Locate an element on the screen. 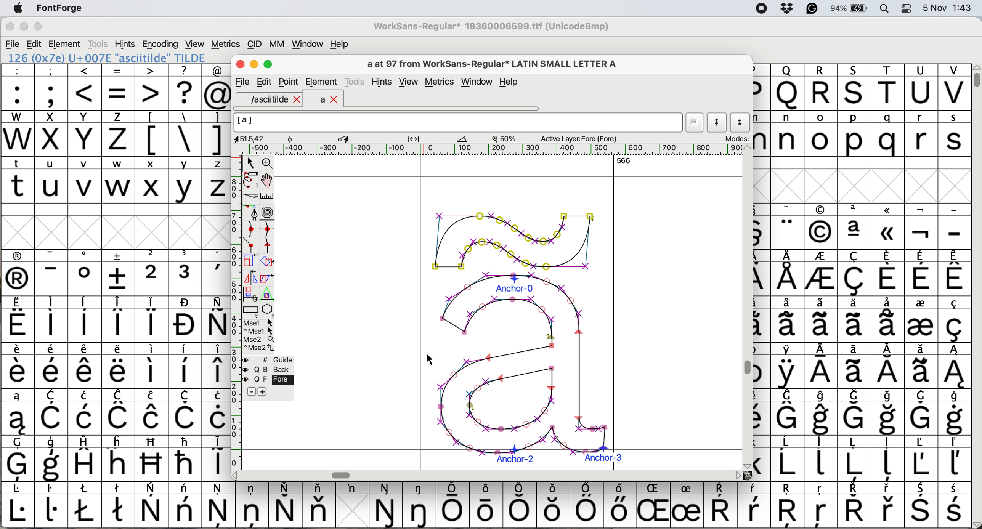  element is located at coordinates (66, 44).